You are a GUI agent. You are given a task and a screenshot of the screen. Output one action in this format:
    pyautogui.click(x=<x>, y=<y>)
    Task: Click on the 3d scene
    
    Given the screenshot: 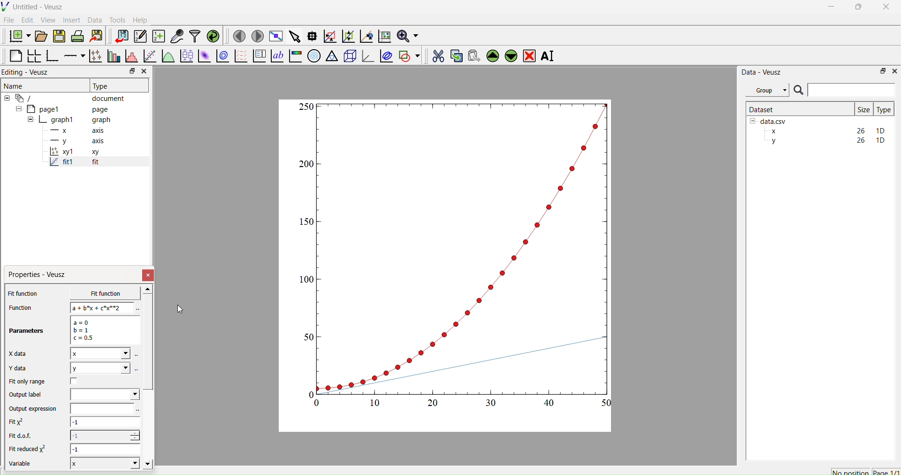 What is the action you would take?
    pyautogui.click(x=349, y=54)
    